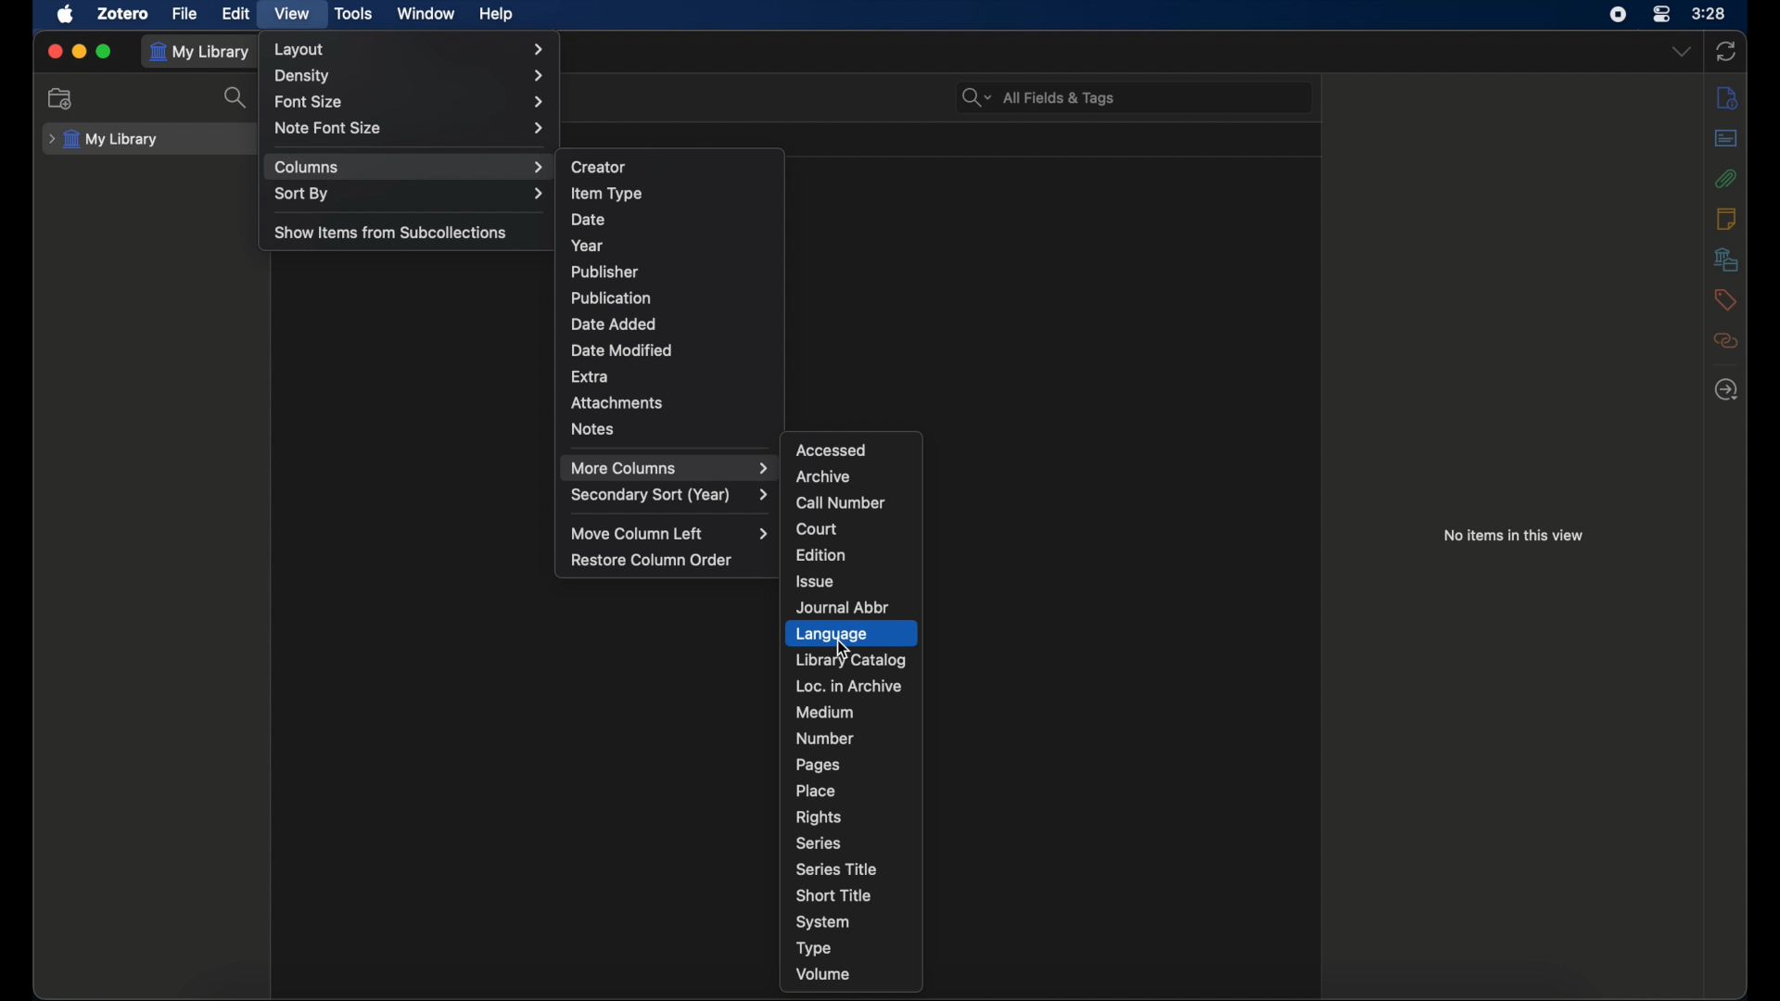 The image size is (1780, 1001). Describe the element at coordinates (819, 818) in the screenshot. I see `rights` at that location.